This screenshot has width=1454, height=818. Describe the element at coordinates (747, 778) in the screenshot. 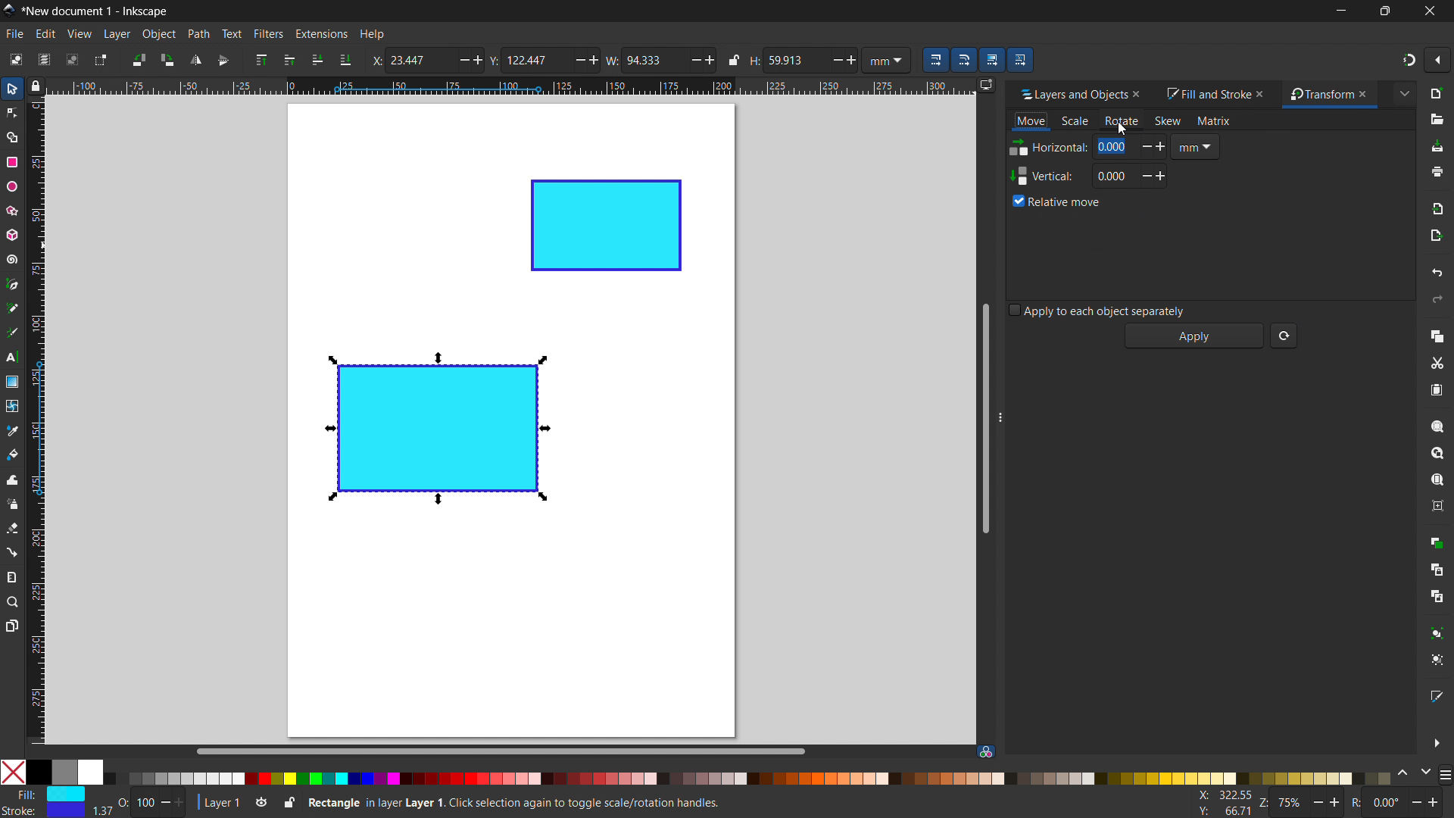

I see `color palletes` at that location.